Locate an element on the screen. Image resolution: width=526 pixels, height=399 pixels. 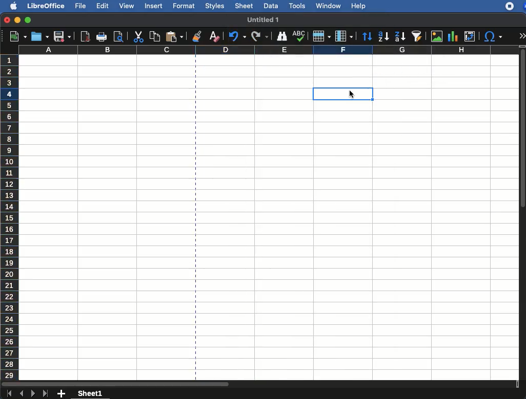
column is located at coordinates (345, 36).